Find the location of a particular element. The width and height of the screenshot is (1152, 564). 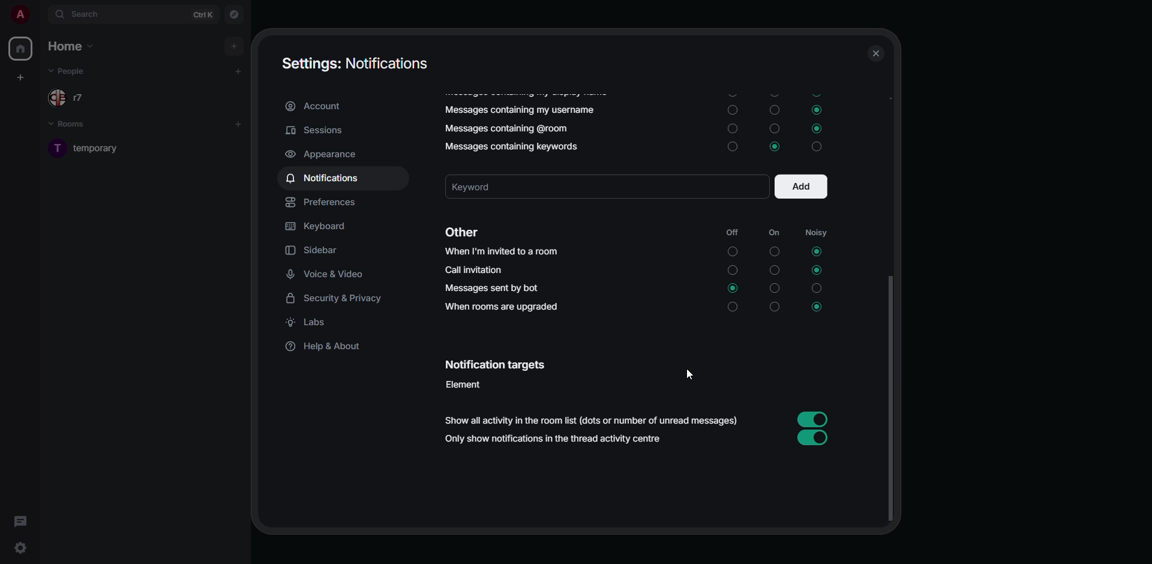

profile is located at coordinates (20, 14).